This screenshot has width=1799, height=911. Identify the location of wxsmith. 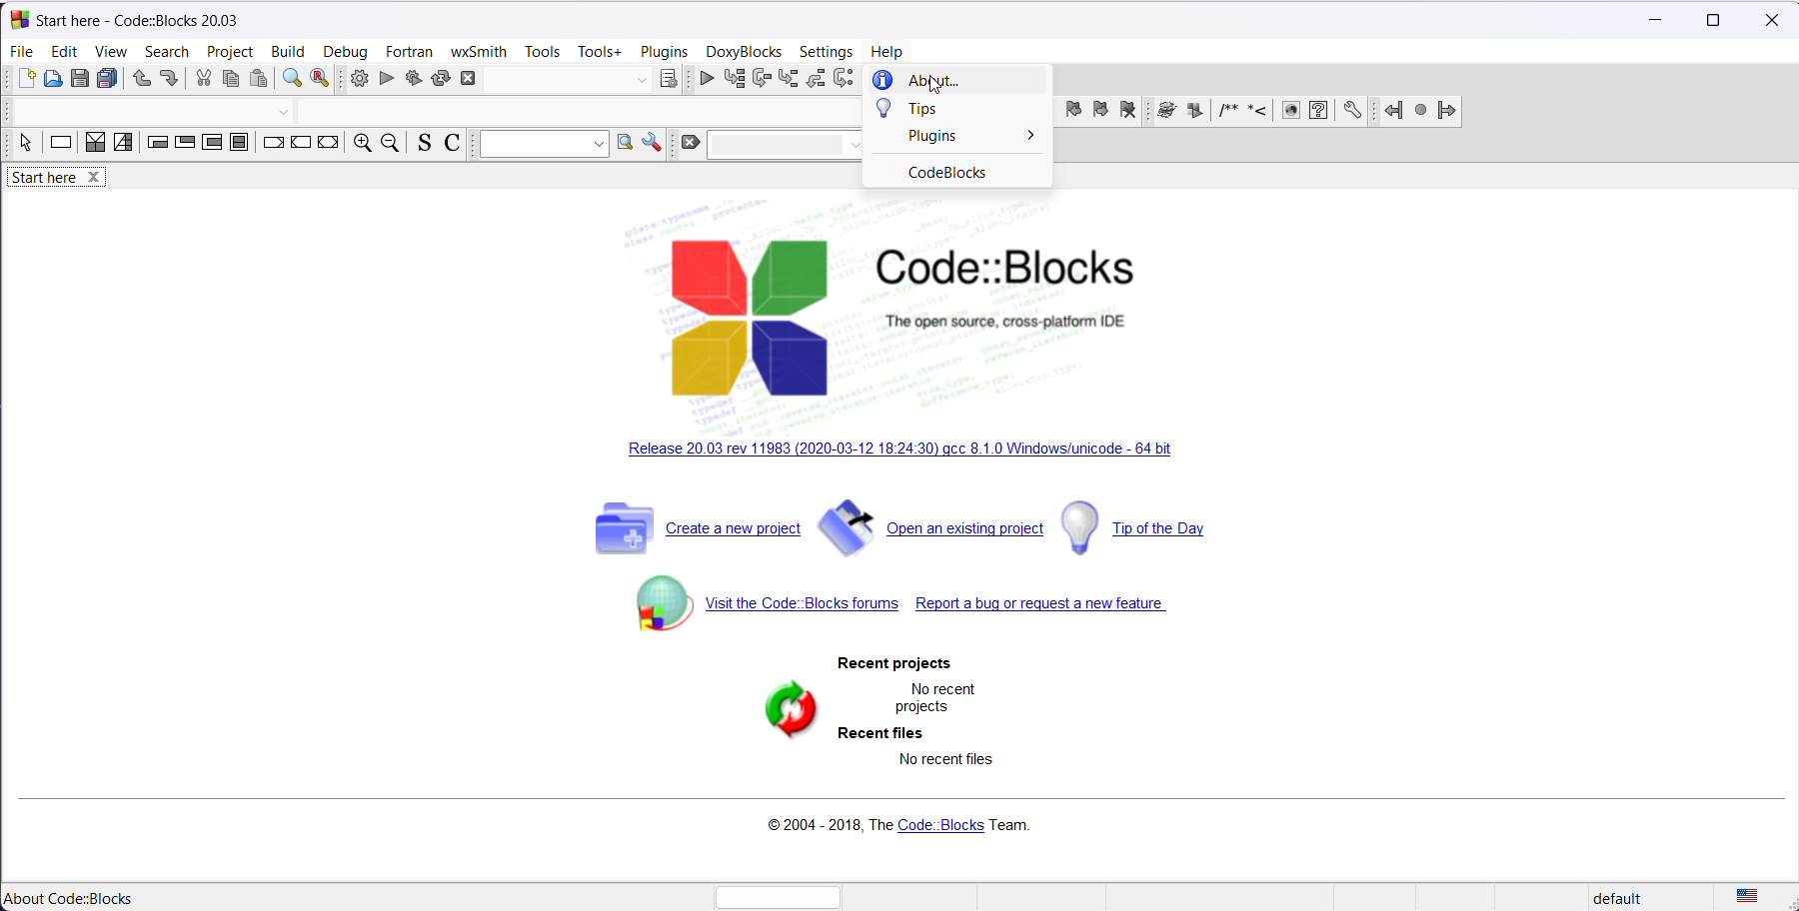
(476, 51).